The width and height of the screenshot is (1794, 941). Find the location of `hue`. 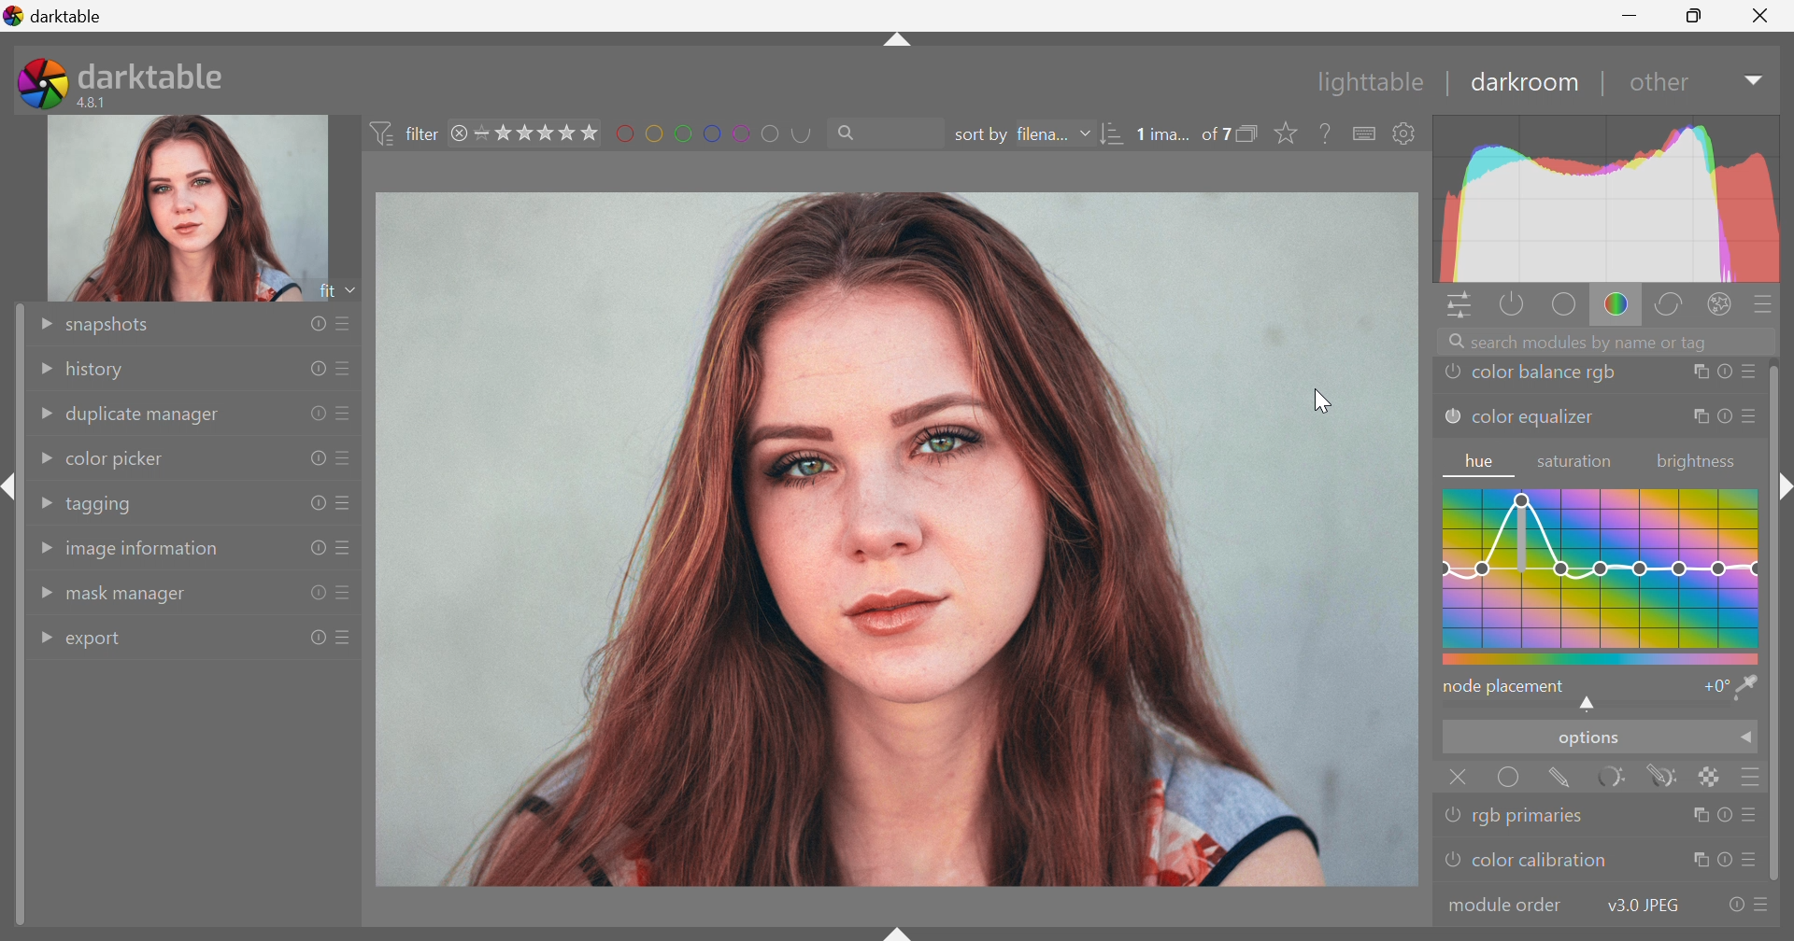

hue is located at coordinates (1481, 462).